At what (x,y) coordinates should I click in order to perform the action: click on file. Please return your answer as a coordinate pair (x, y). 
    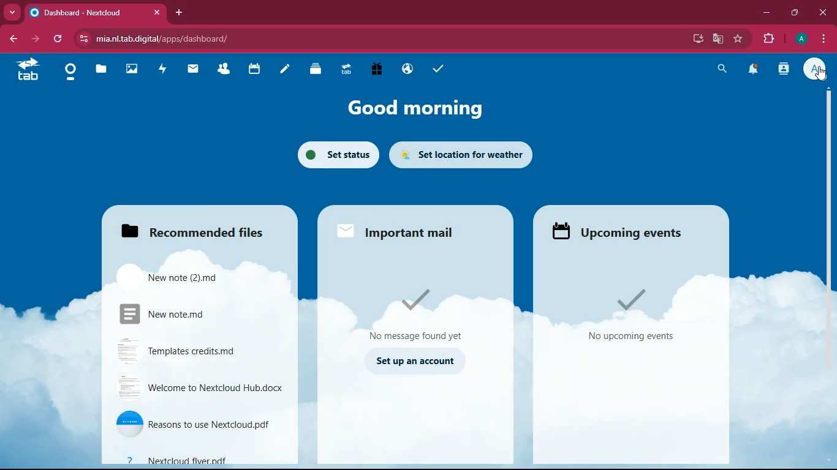
    Looking at the image, I should click on (200, 386).